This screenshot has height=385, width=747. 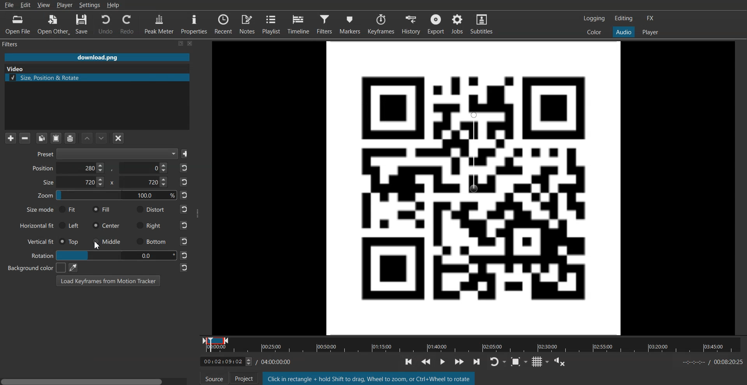 What do you see at coordinates (90, 5) in the screenshot?
I see `Settings` at bounding box center [90, 5].